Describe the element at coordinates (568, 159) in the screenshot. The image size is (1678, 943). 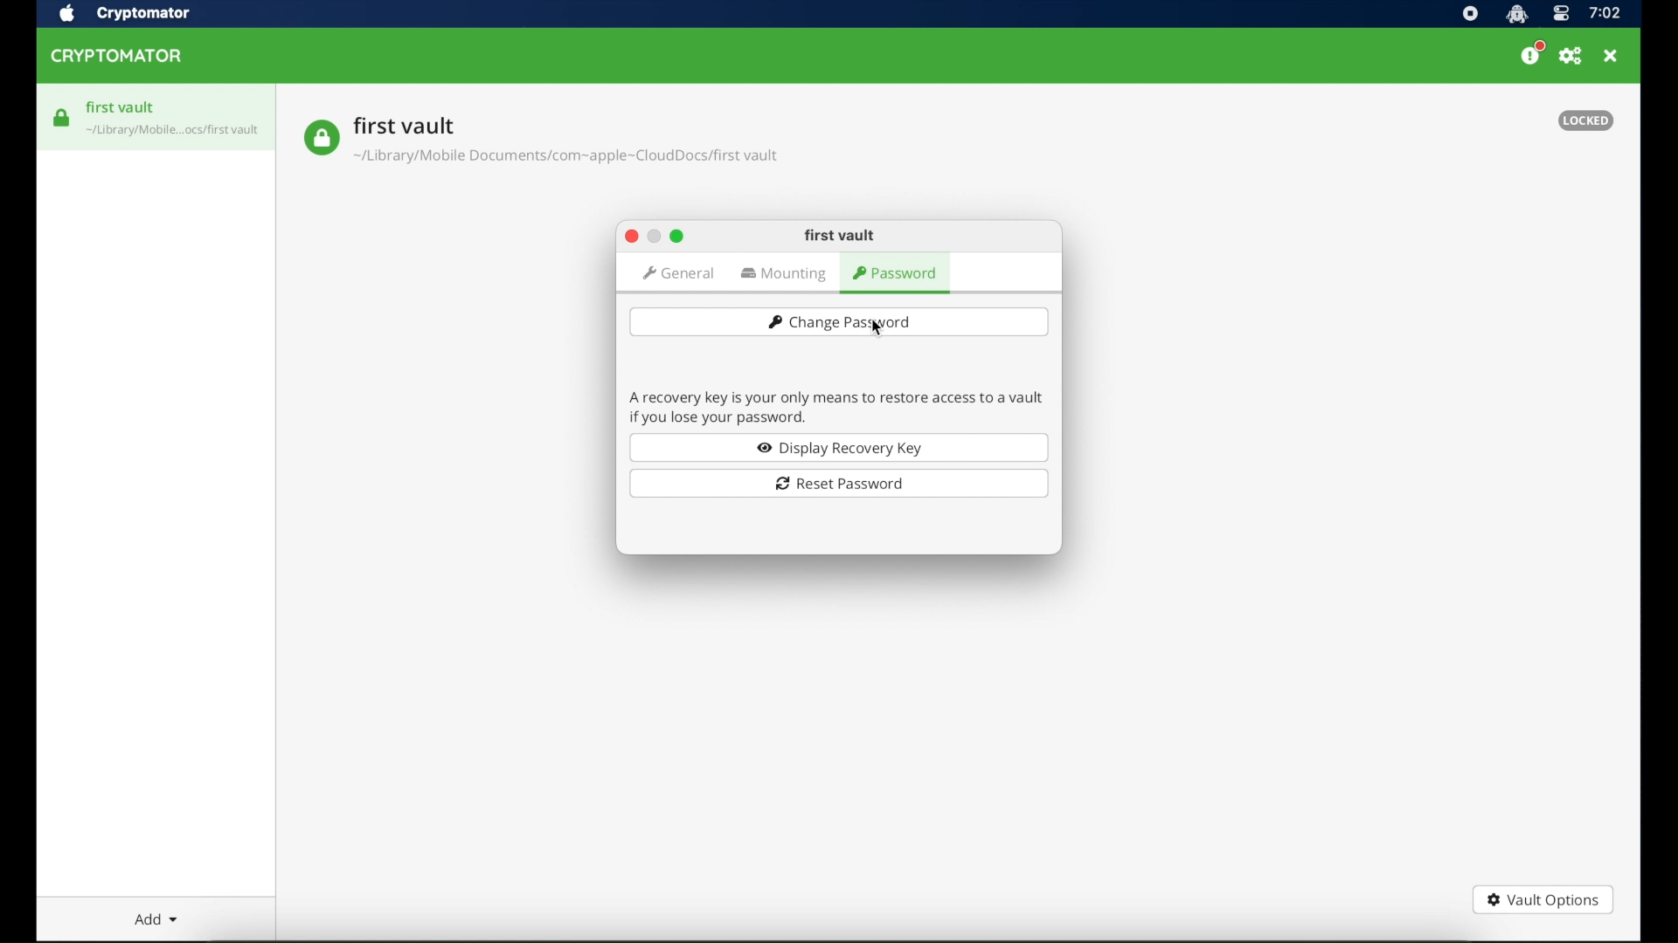
I see `vault location` at that location.